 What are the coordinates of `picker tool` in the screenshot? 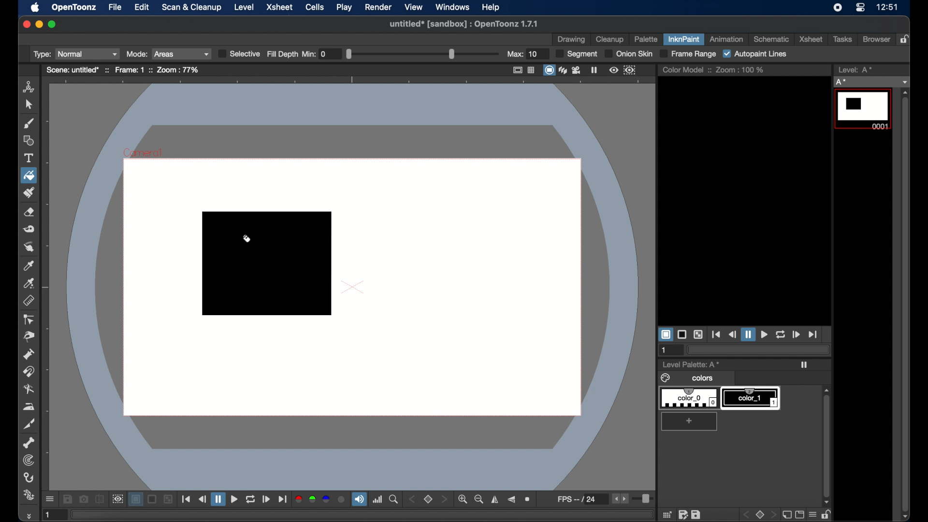 It's located at (29, 265).